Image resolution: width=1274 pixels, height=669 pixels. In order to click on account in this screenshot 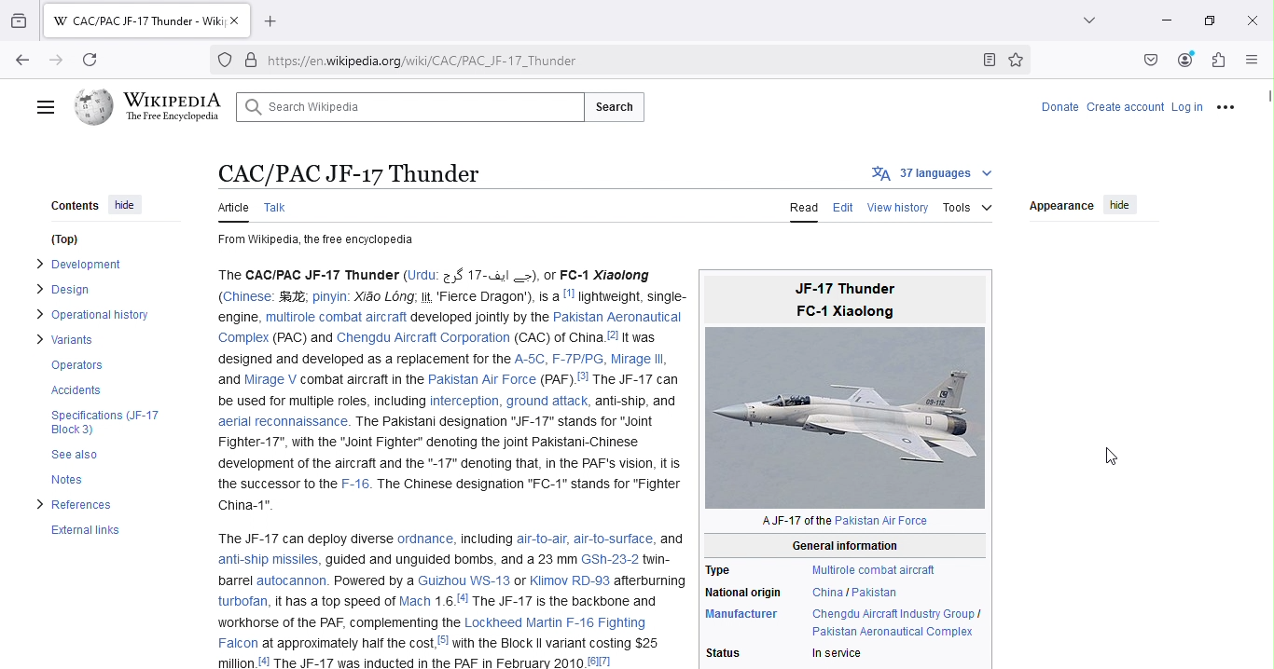, I will do `click(1146, 109)`.